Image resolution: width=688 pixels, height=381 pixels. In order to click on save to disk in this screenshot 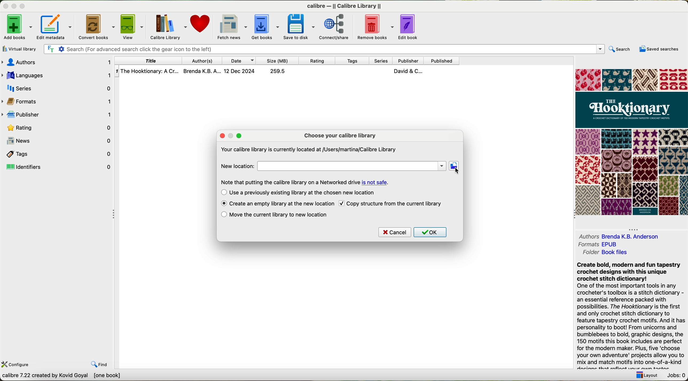, I will do `click(300, 27)`.